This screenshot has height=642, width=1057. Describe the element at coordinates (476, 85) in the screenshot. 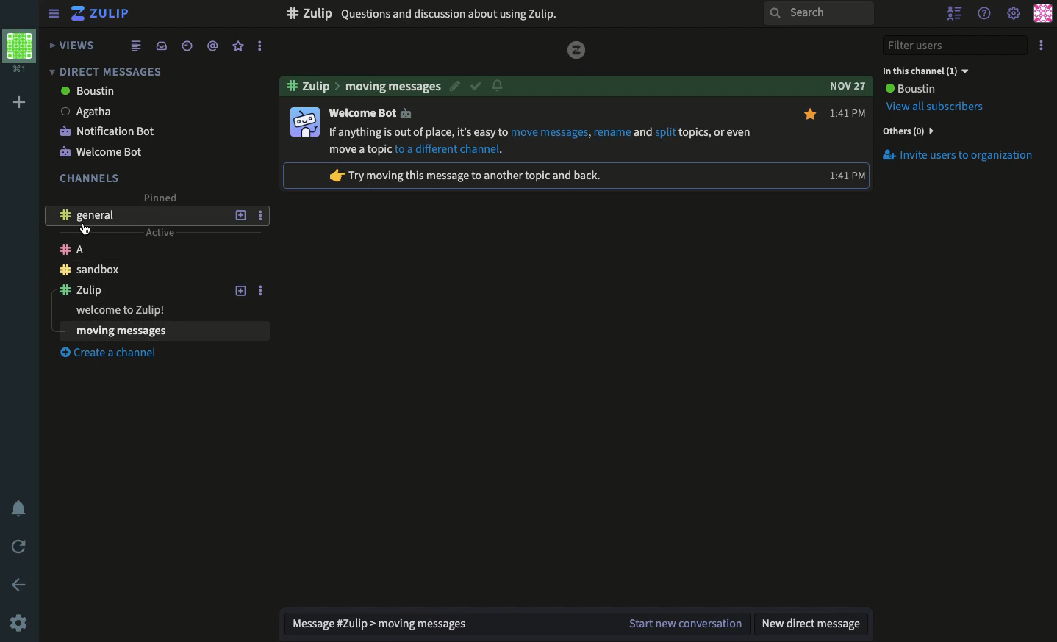

I see `Resolved` at that location.